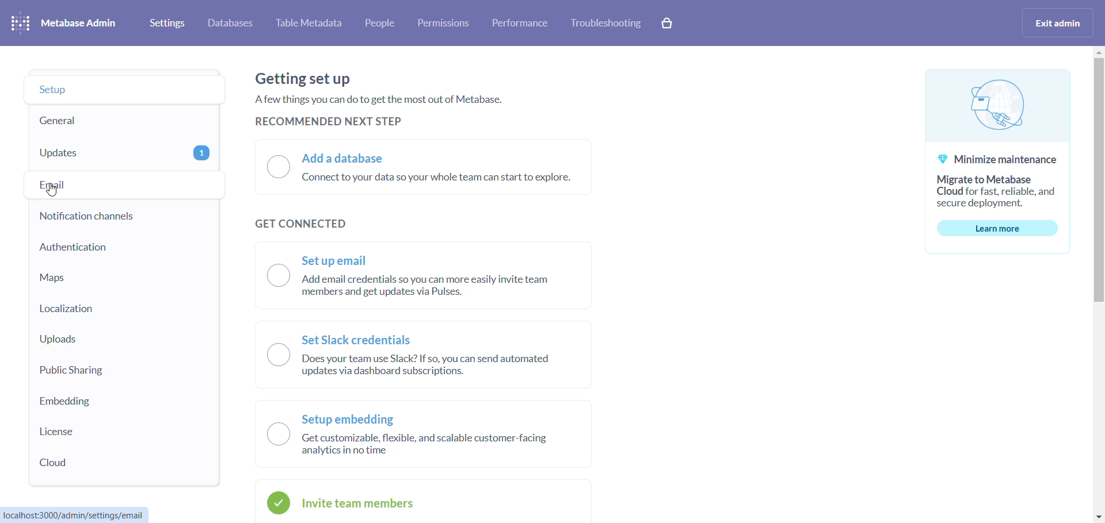  Describe the element at coordinates (167, 22) in the screenshot. I see `settings` at that location.